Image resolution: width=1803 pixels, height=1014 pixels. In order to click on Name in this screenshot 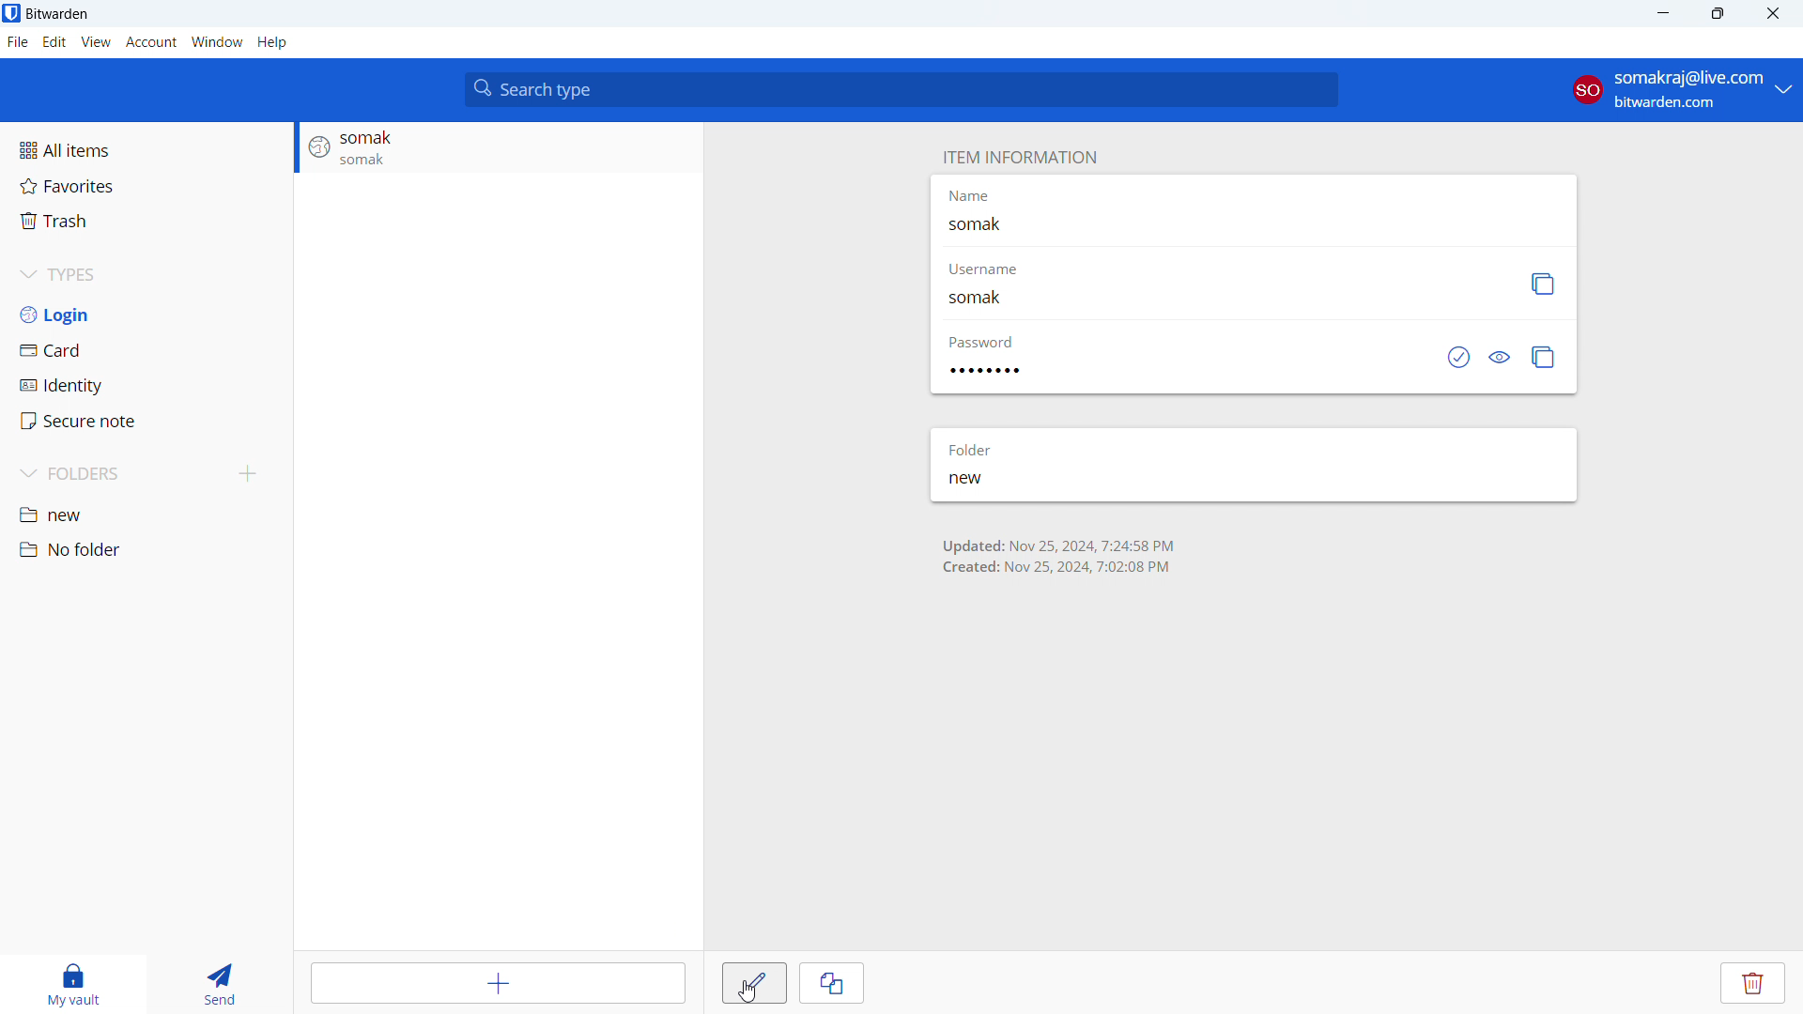, I will do `click(968, 195)`.